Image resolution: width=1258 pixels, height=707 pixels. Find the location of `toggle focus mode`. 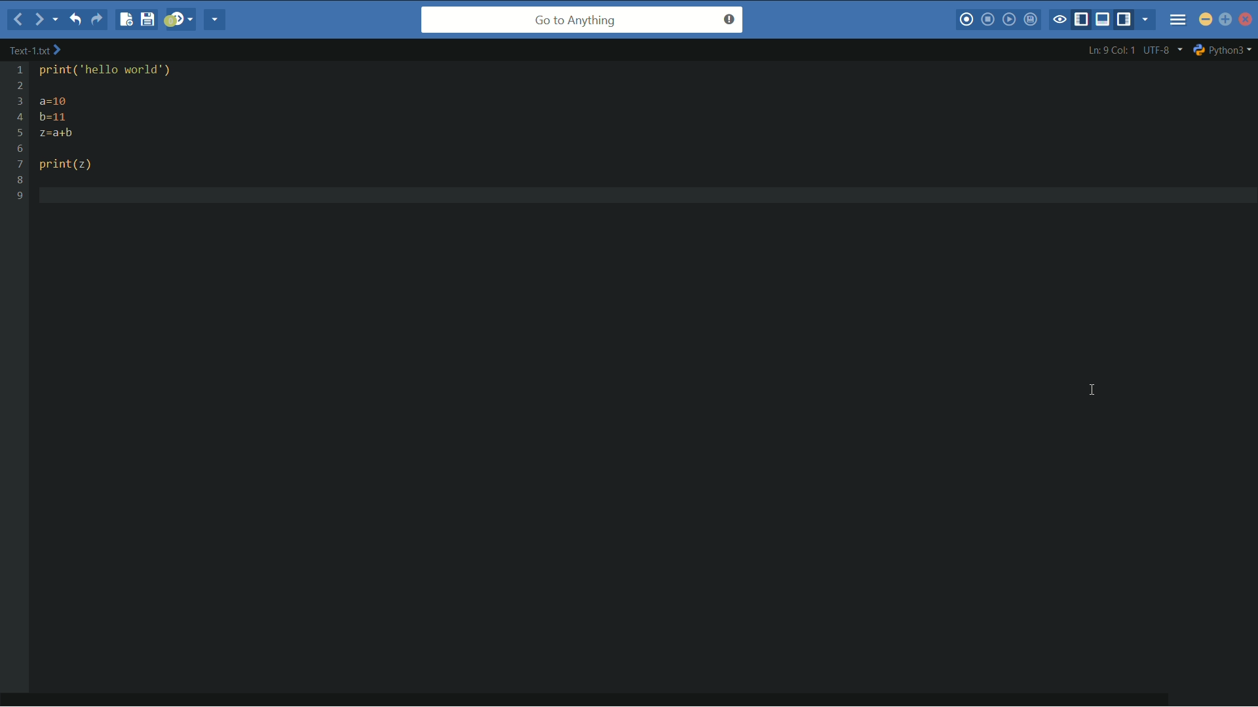

toggle focus mode is located at coordinates (1060, 19).